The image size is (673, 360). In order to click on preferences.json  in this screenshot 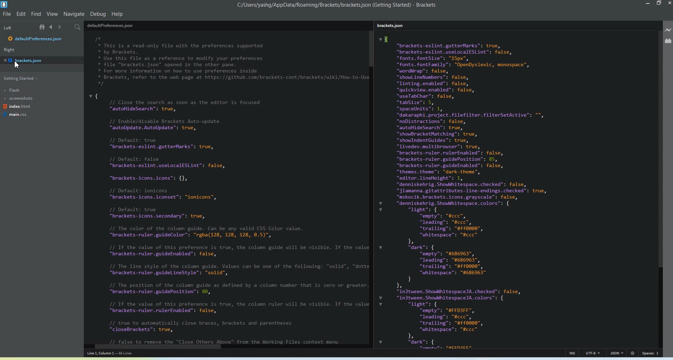, I will do `click(111, 25)`.